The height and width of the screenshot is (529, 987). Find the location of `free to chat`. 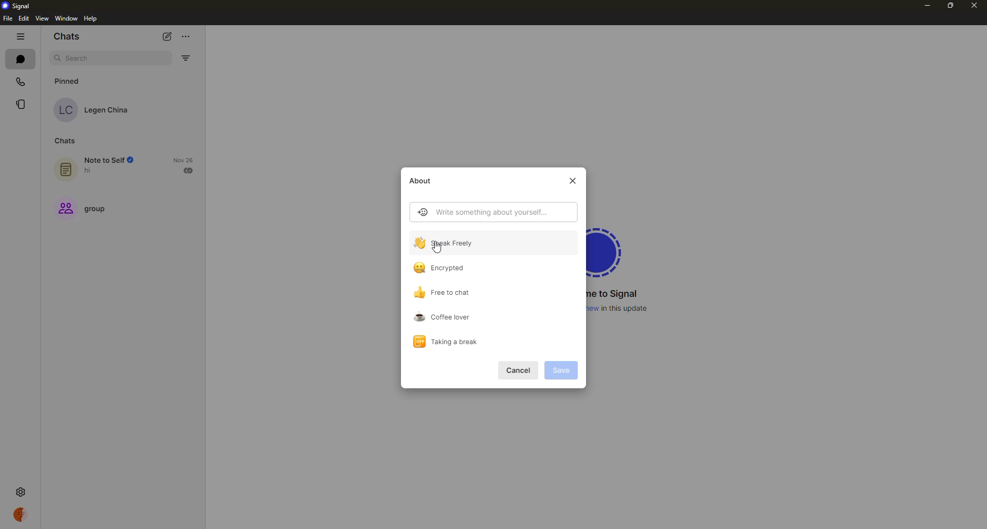

free to chat is located at coordinates (445, 292).